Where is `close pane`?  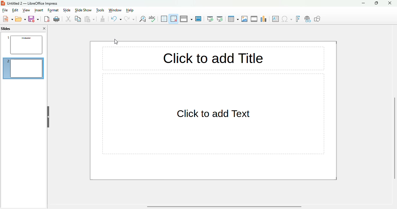
close pane is located at coordinates (44, 28).